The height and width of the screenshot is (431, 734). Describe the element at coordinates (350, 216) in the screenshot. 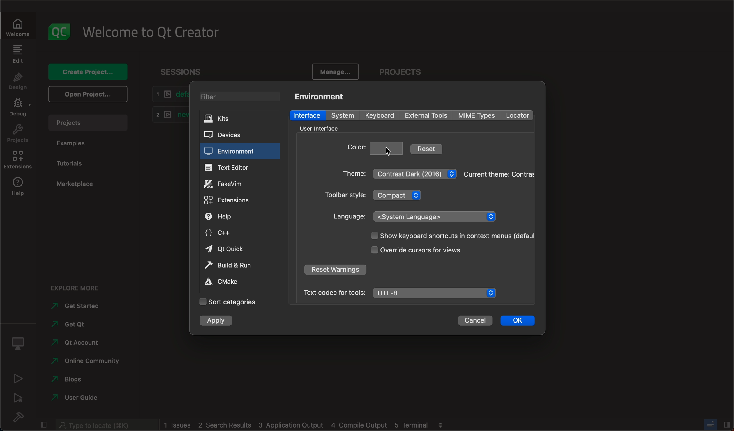

I see `language` at that location.